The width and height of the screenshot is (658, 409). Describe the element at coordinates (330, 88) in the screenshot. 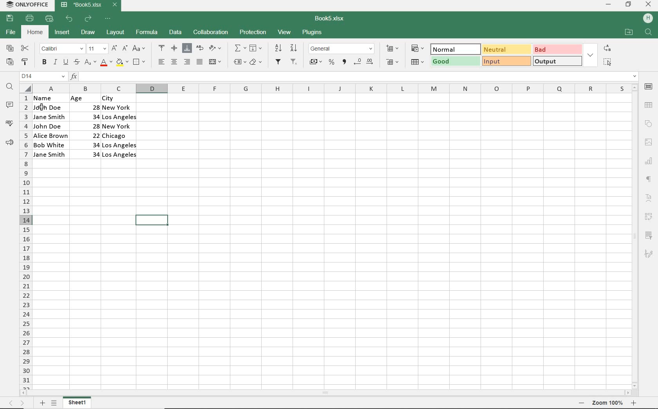

I see `COLUMNS` at that location.